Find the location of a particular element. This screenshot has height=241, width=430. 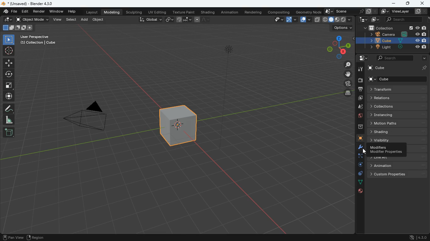

dots is located at coordinates (360, 183).